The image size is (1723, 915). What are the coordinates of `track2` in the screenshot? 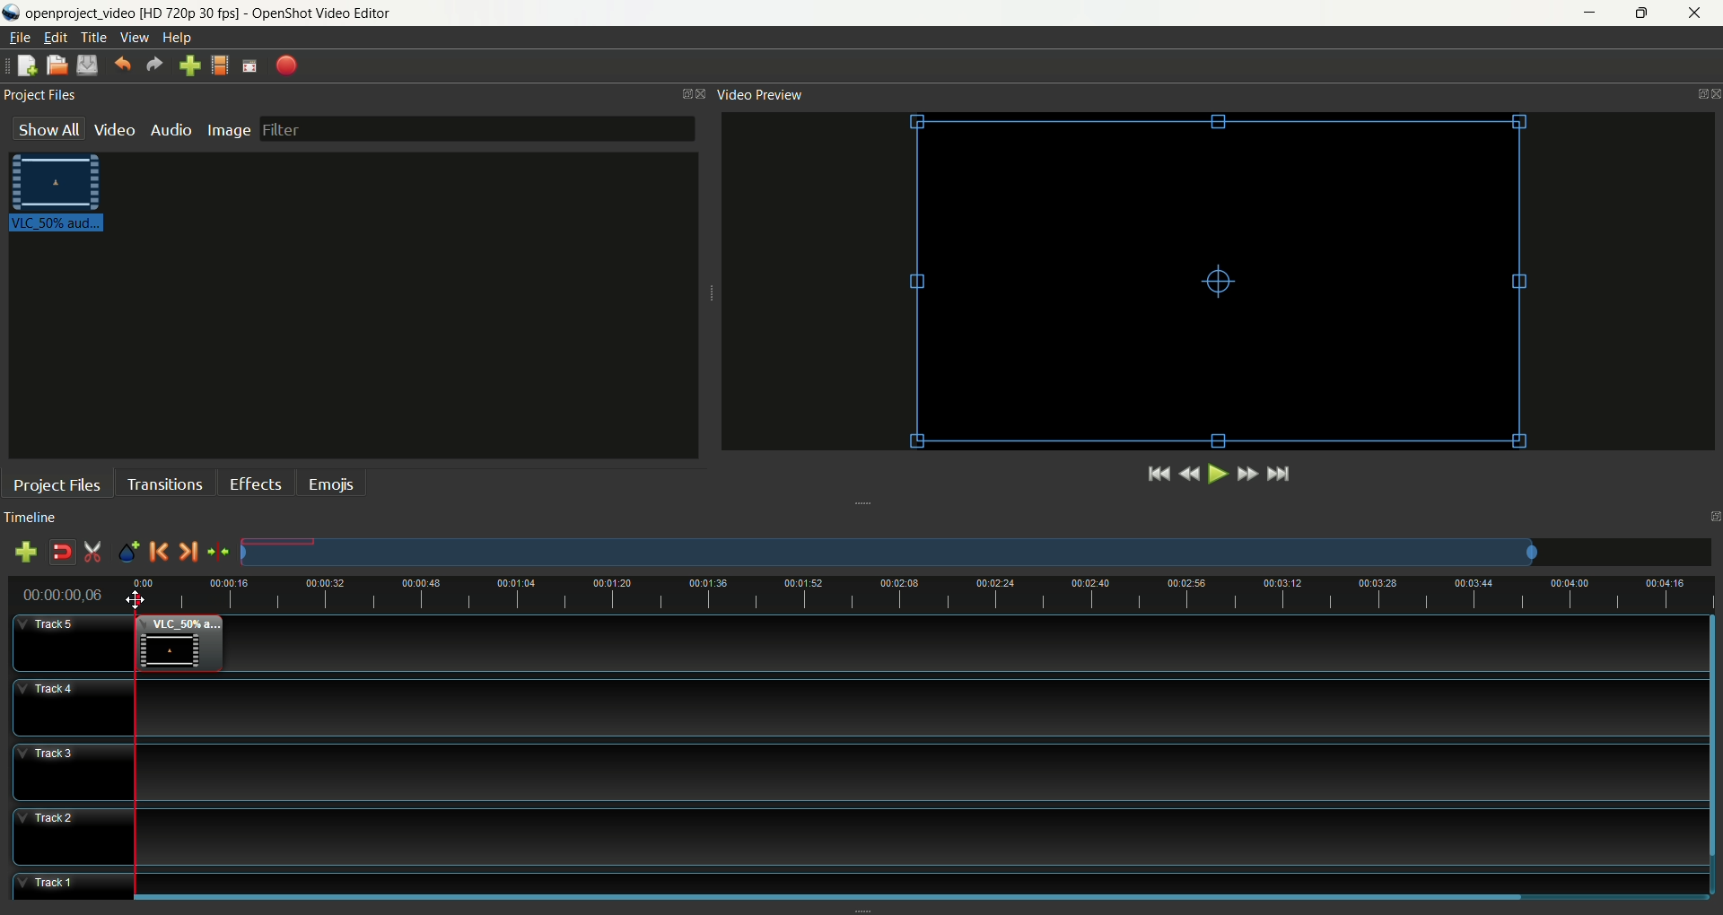 It's located at (74, 838).